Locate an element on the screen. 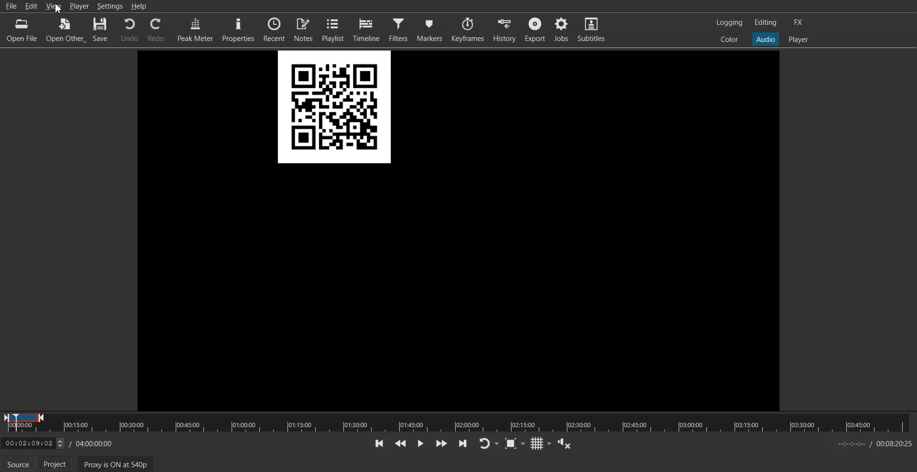  Time Sheet is located at coordinates (874, 444).